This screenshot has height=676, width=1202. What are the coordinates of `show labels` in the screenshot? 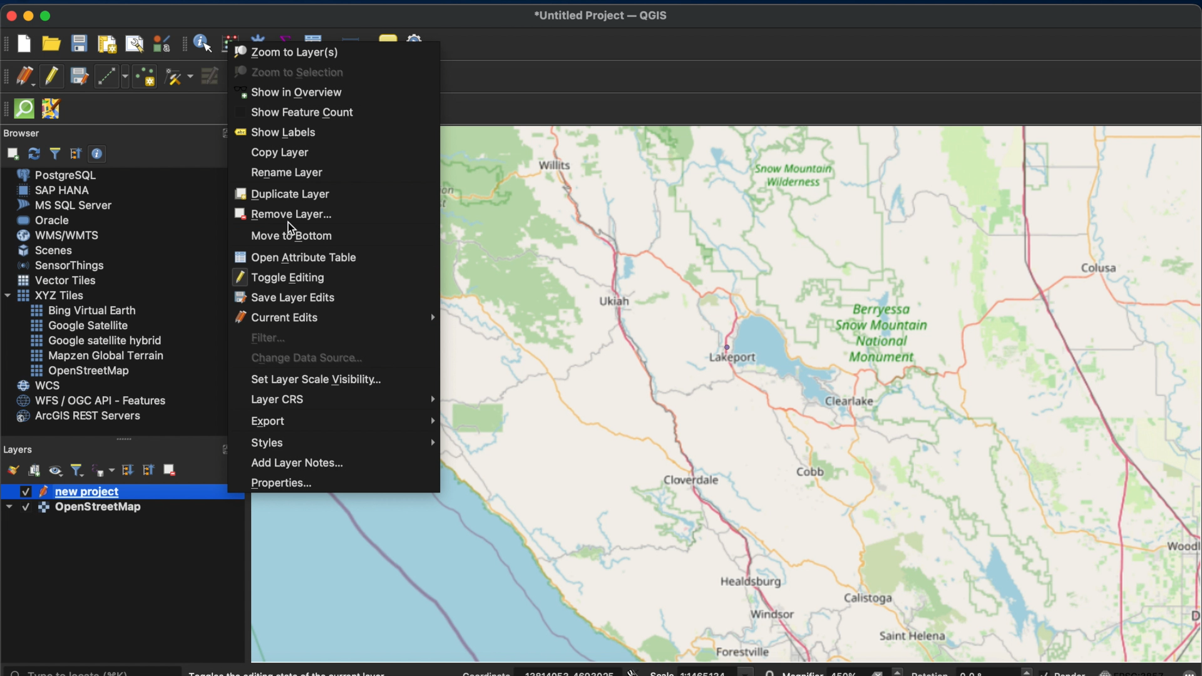 It's located at (277, 132).